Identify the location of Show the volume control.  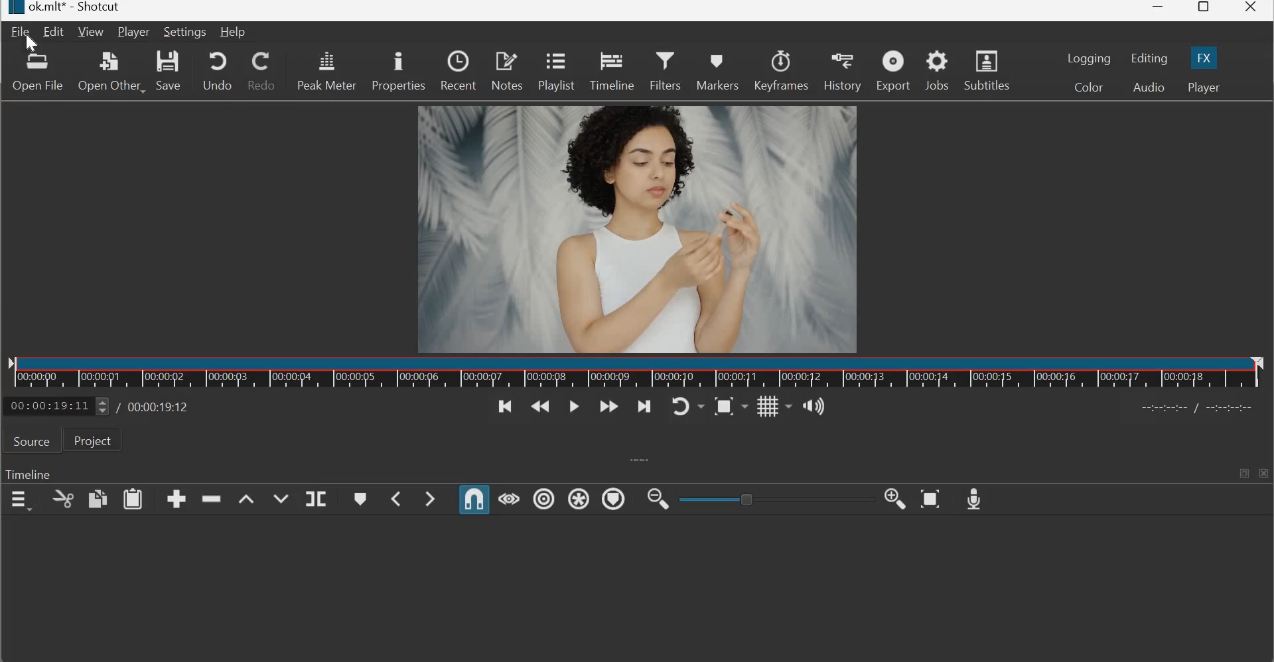
(813, 407).